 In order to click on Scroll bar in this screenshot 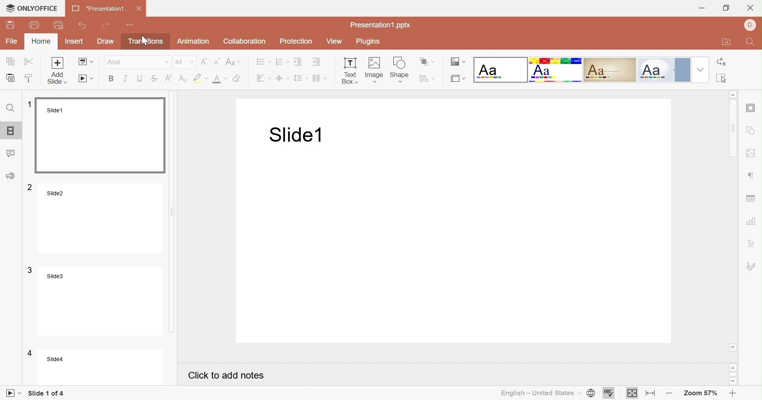, I will do `click(175, 211)`.